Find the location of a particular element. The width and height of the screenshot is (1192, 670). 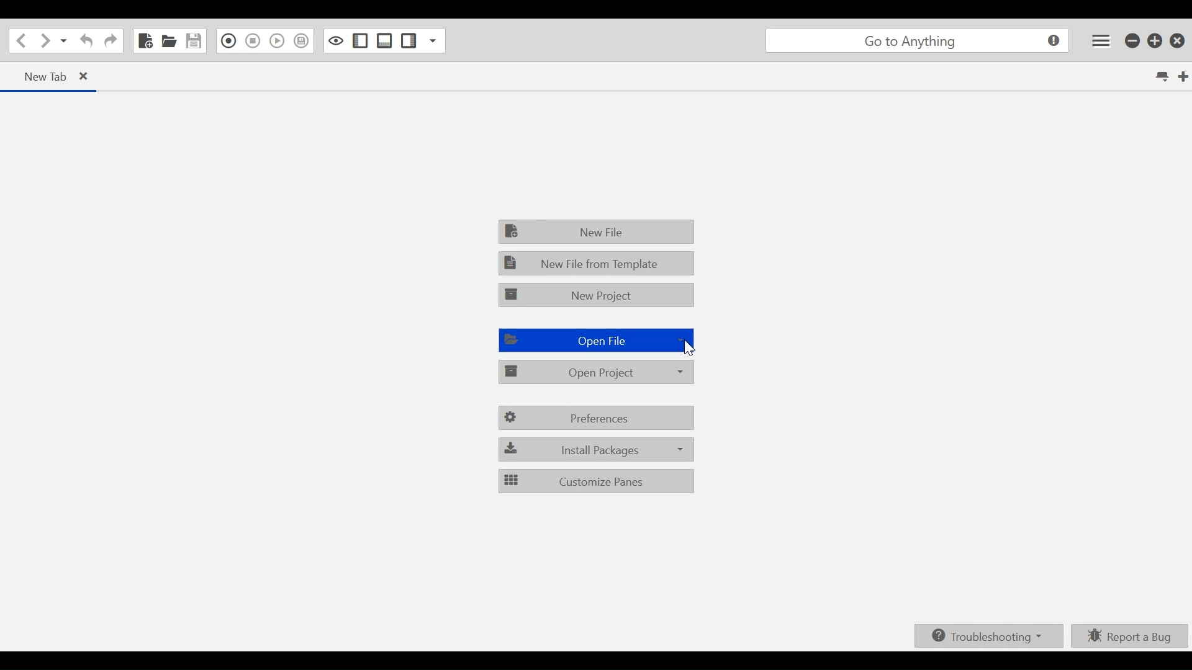

Undo Last Action is located at coordinates (84, 41).